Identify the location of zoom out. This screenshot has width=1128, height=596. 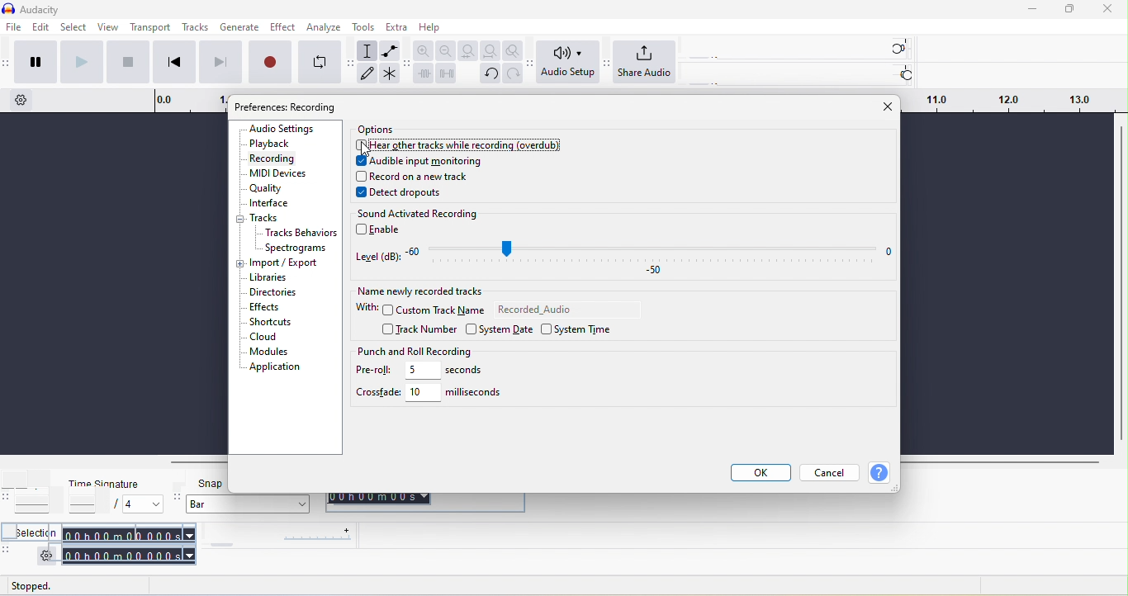
(444, 51).